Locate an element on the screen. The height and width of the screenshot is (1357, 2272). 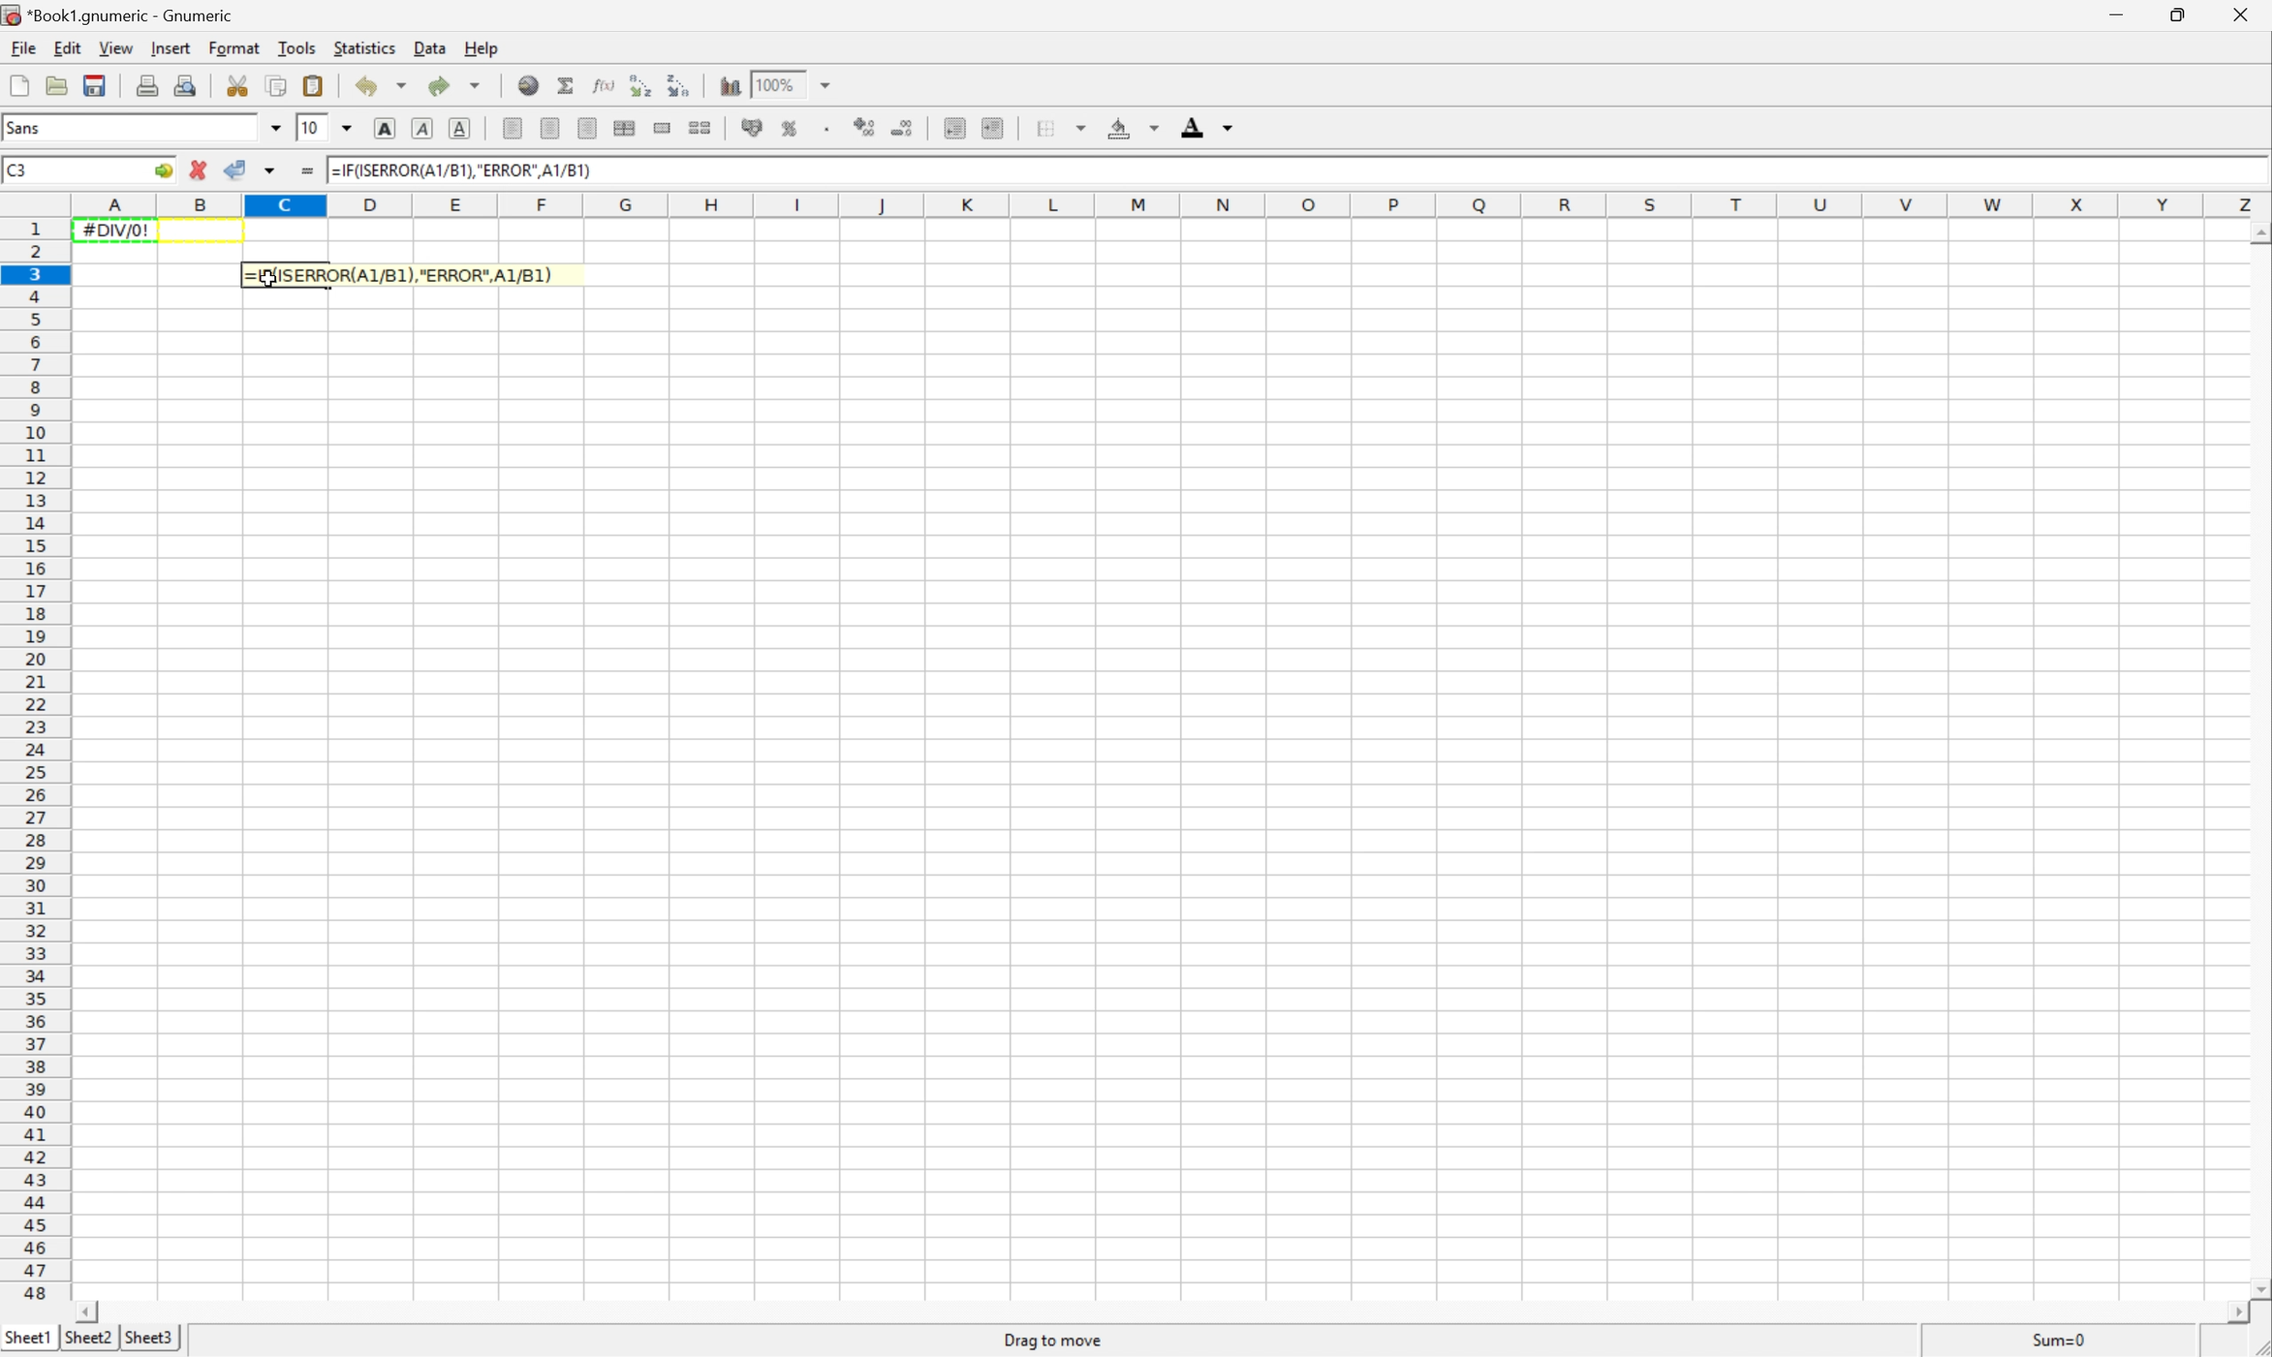
close is located at coordinates (2235, 19).